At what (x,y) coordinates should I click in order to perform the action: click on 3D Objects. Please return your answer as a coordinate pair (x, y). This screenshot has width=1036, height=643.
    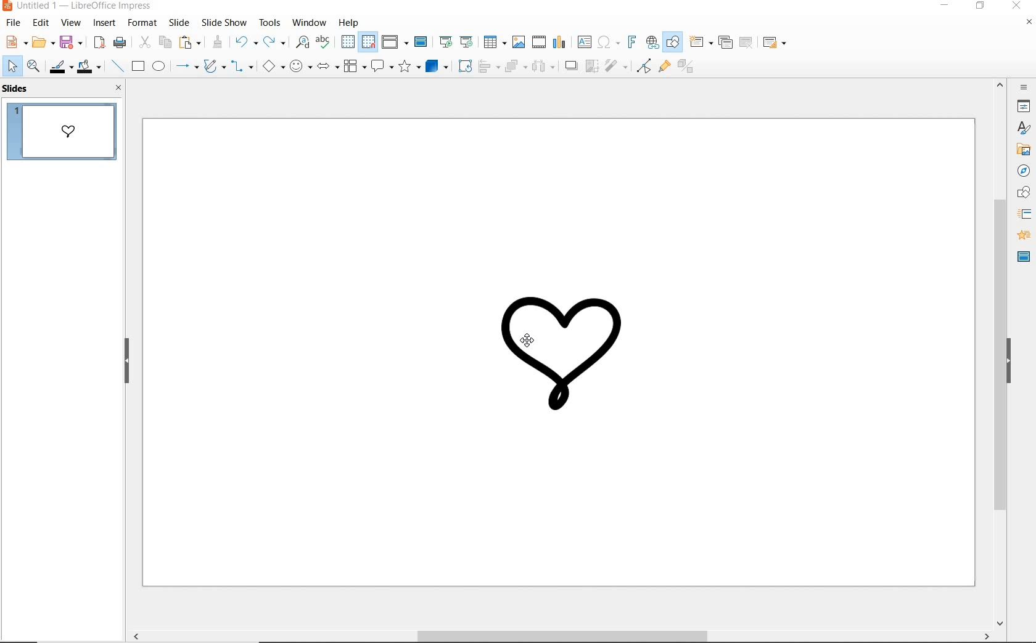
    Looking at the image, I should click on (437, 66).